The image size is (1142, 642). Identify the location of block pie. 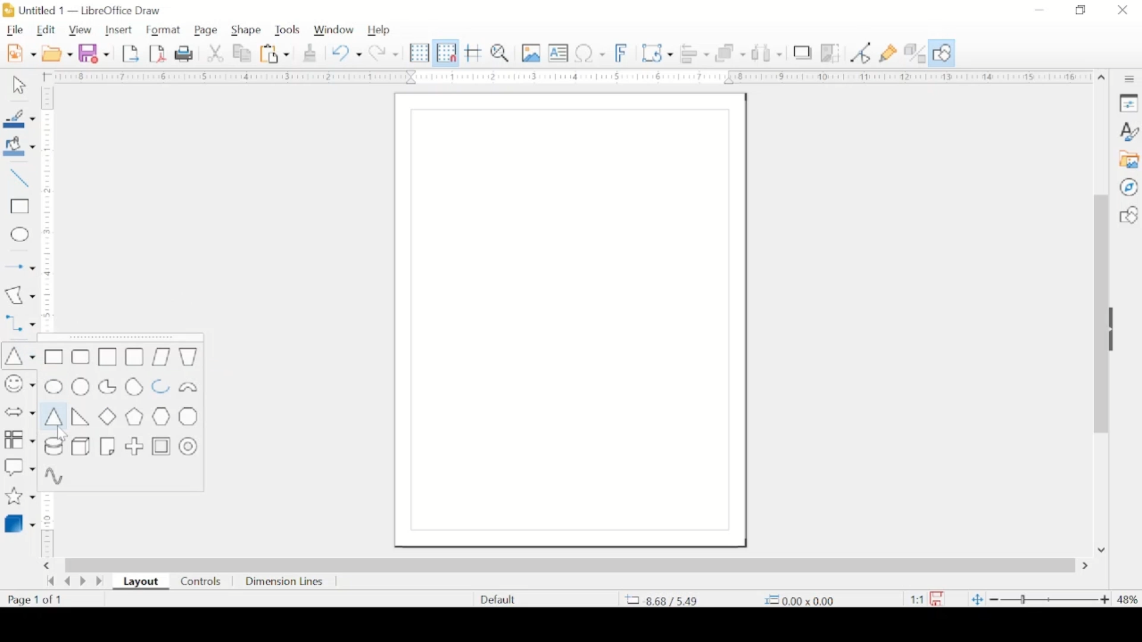
(162, 387).